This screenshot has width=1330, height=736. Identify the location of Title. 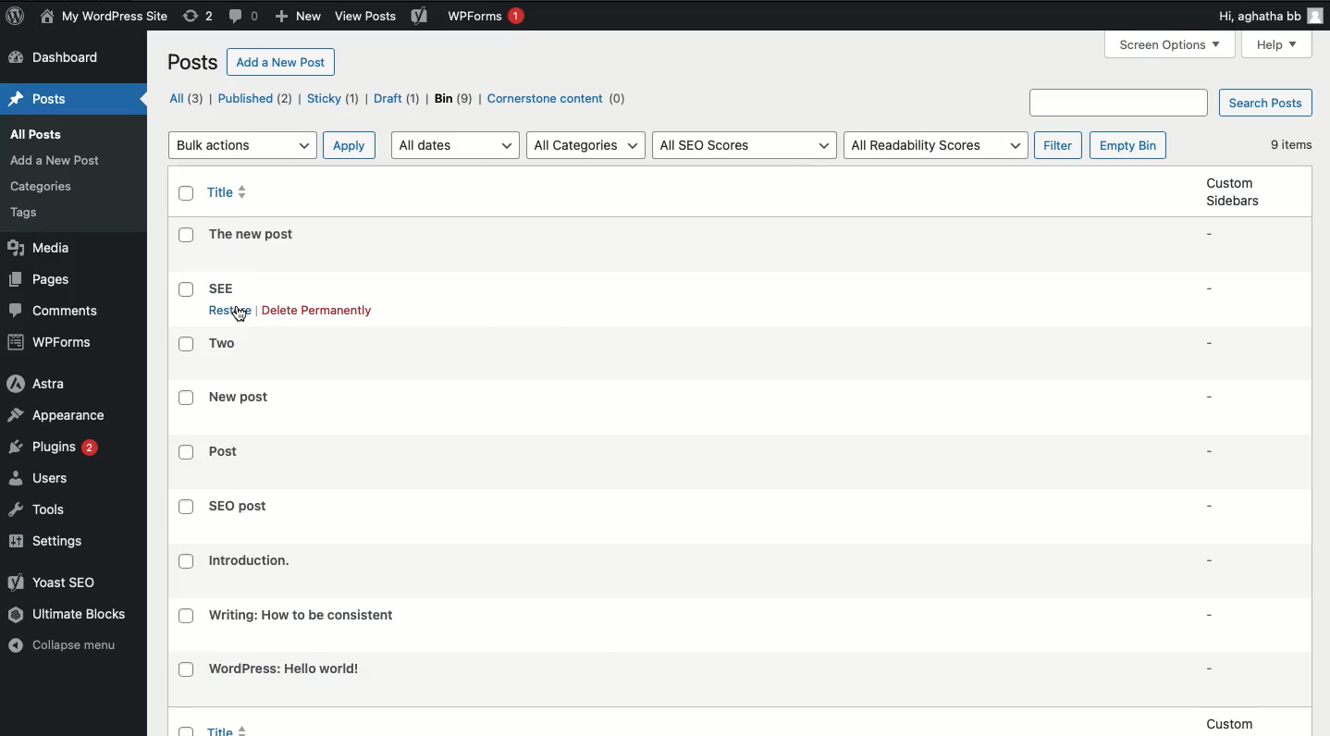
(302, 615).